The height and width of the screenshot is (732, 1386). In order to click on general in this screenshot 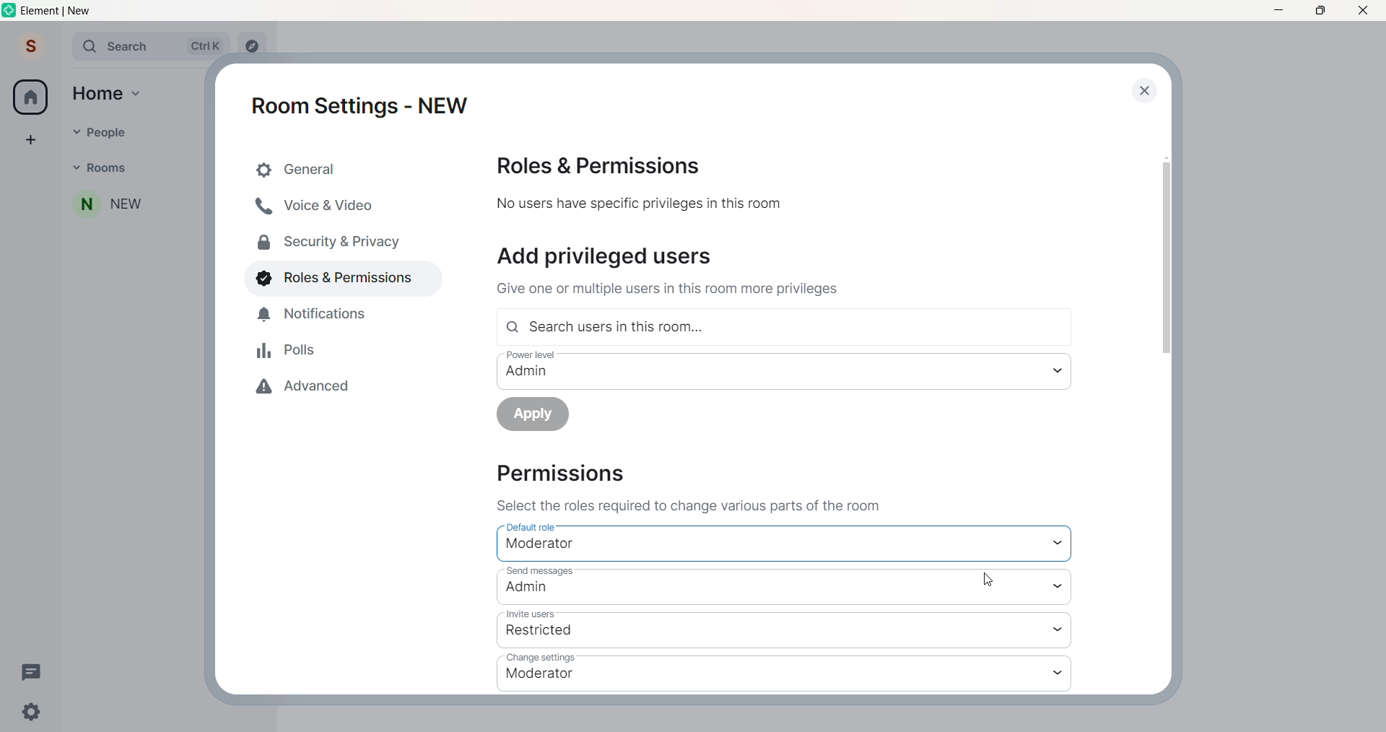, I will do `click(345, 168)`.